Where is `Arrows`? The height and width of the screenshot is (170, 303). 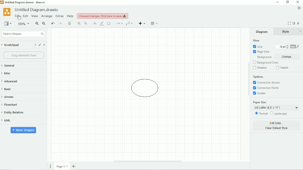
Arrows is located at coordinates (10, 97).